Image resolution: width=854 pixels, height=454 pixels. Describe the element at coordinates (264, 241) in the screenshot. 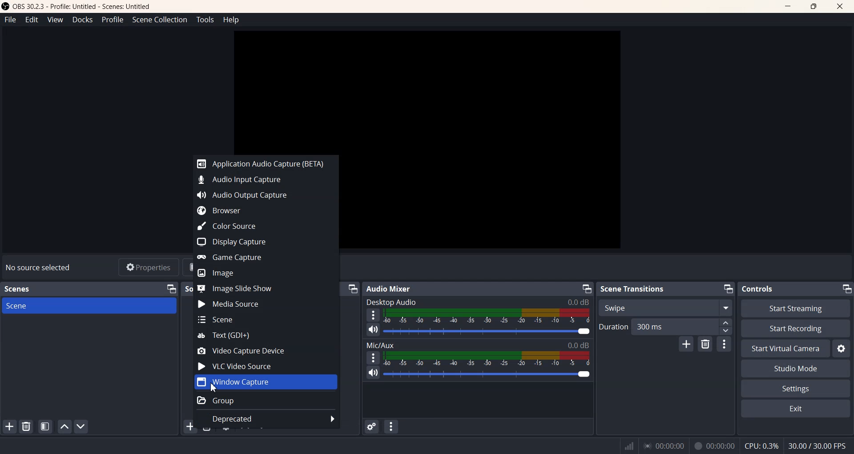

I see `Display Capture` at that location.